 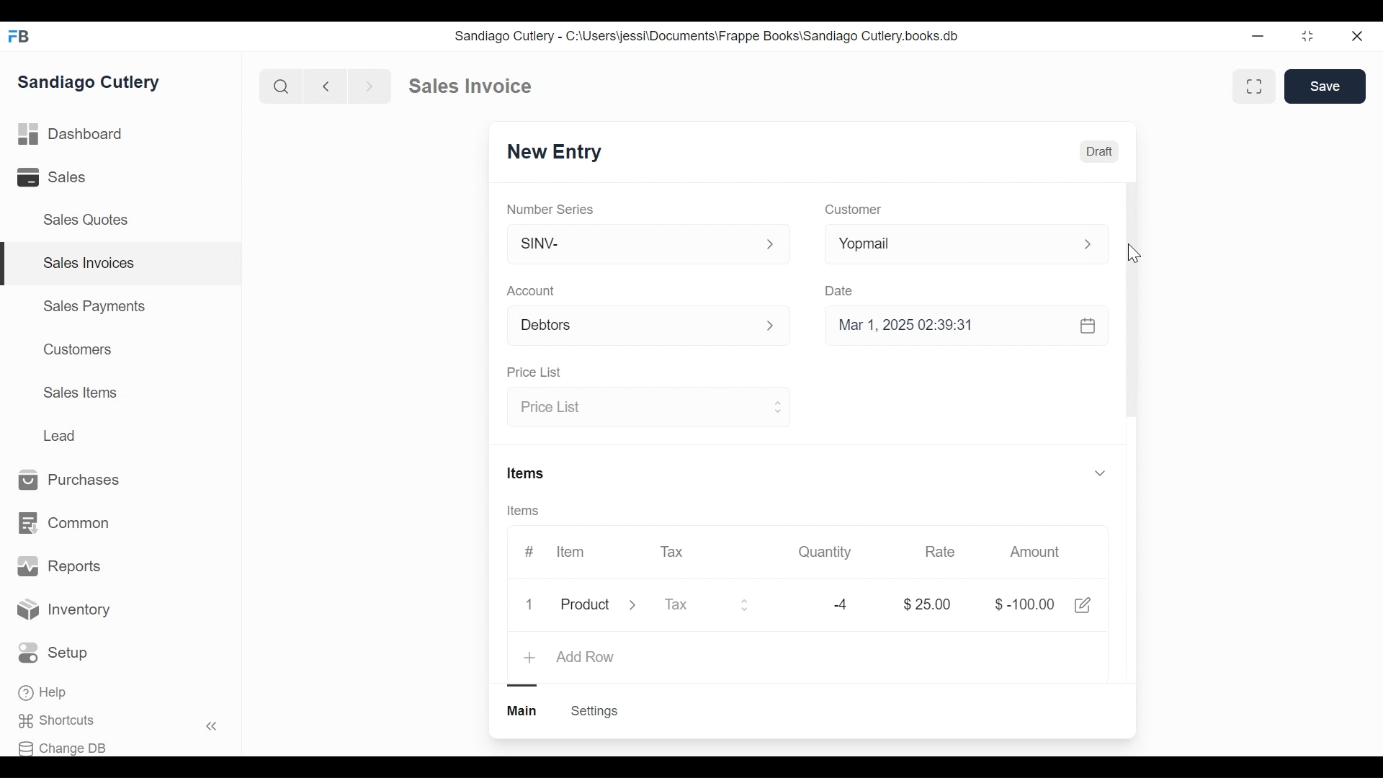 What do you see at coordinates (1133, 301) in the screenshot?
I see `Vertical scrollbar` at bounding box center [1133, 301].